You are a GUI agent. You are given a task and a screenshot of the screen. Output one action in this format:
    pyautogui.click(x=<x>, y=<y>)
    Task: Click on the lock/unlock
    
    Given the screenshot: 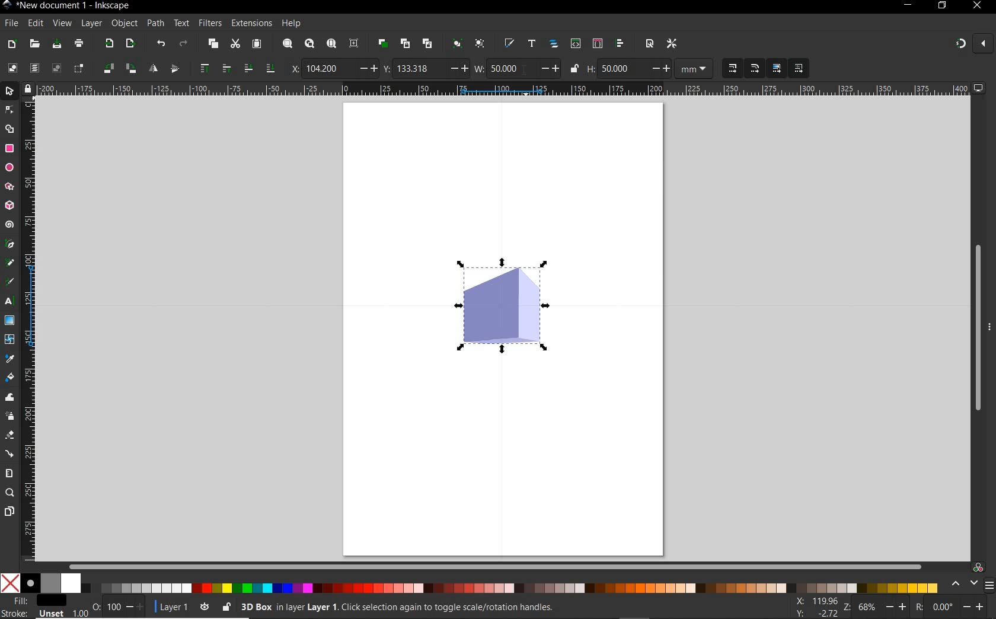 What is the action you would take?
    pyautogui.click(x=225, y=605)
    